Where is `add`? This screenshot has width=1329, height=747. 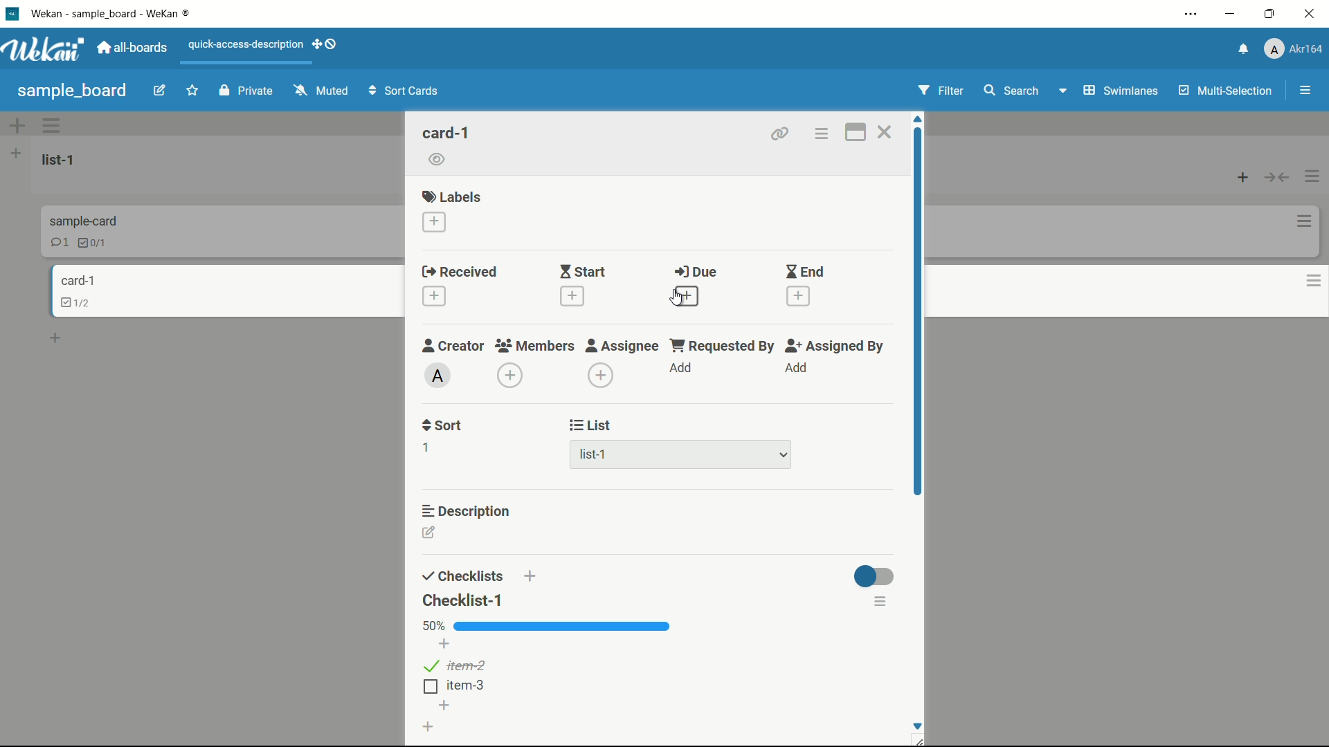
add is located at coordinates (682, 369).